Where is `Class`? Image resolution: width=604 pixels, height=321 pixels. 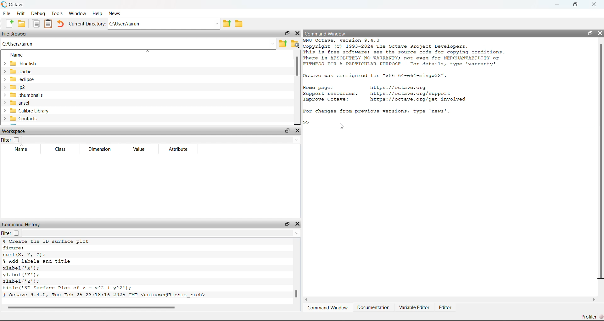 Class is located at coordinates (61, 149).